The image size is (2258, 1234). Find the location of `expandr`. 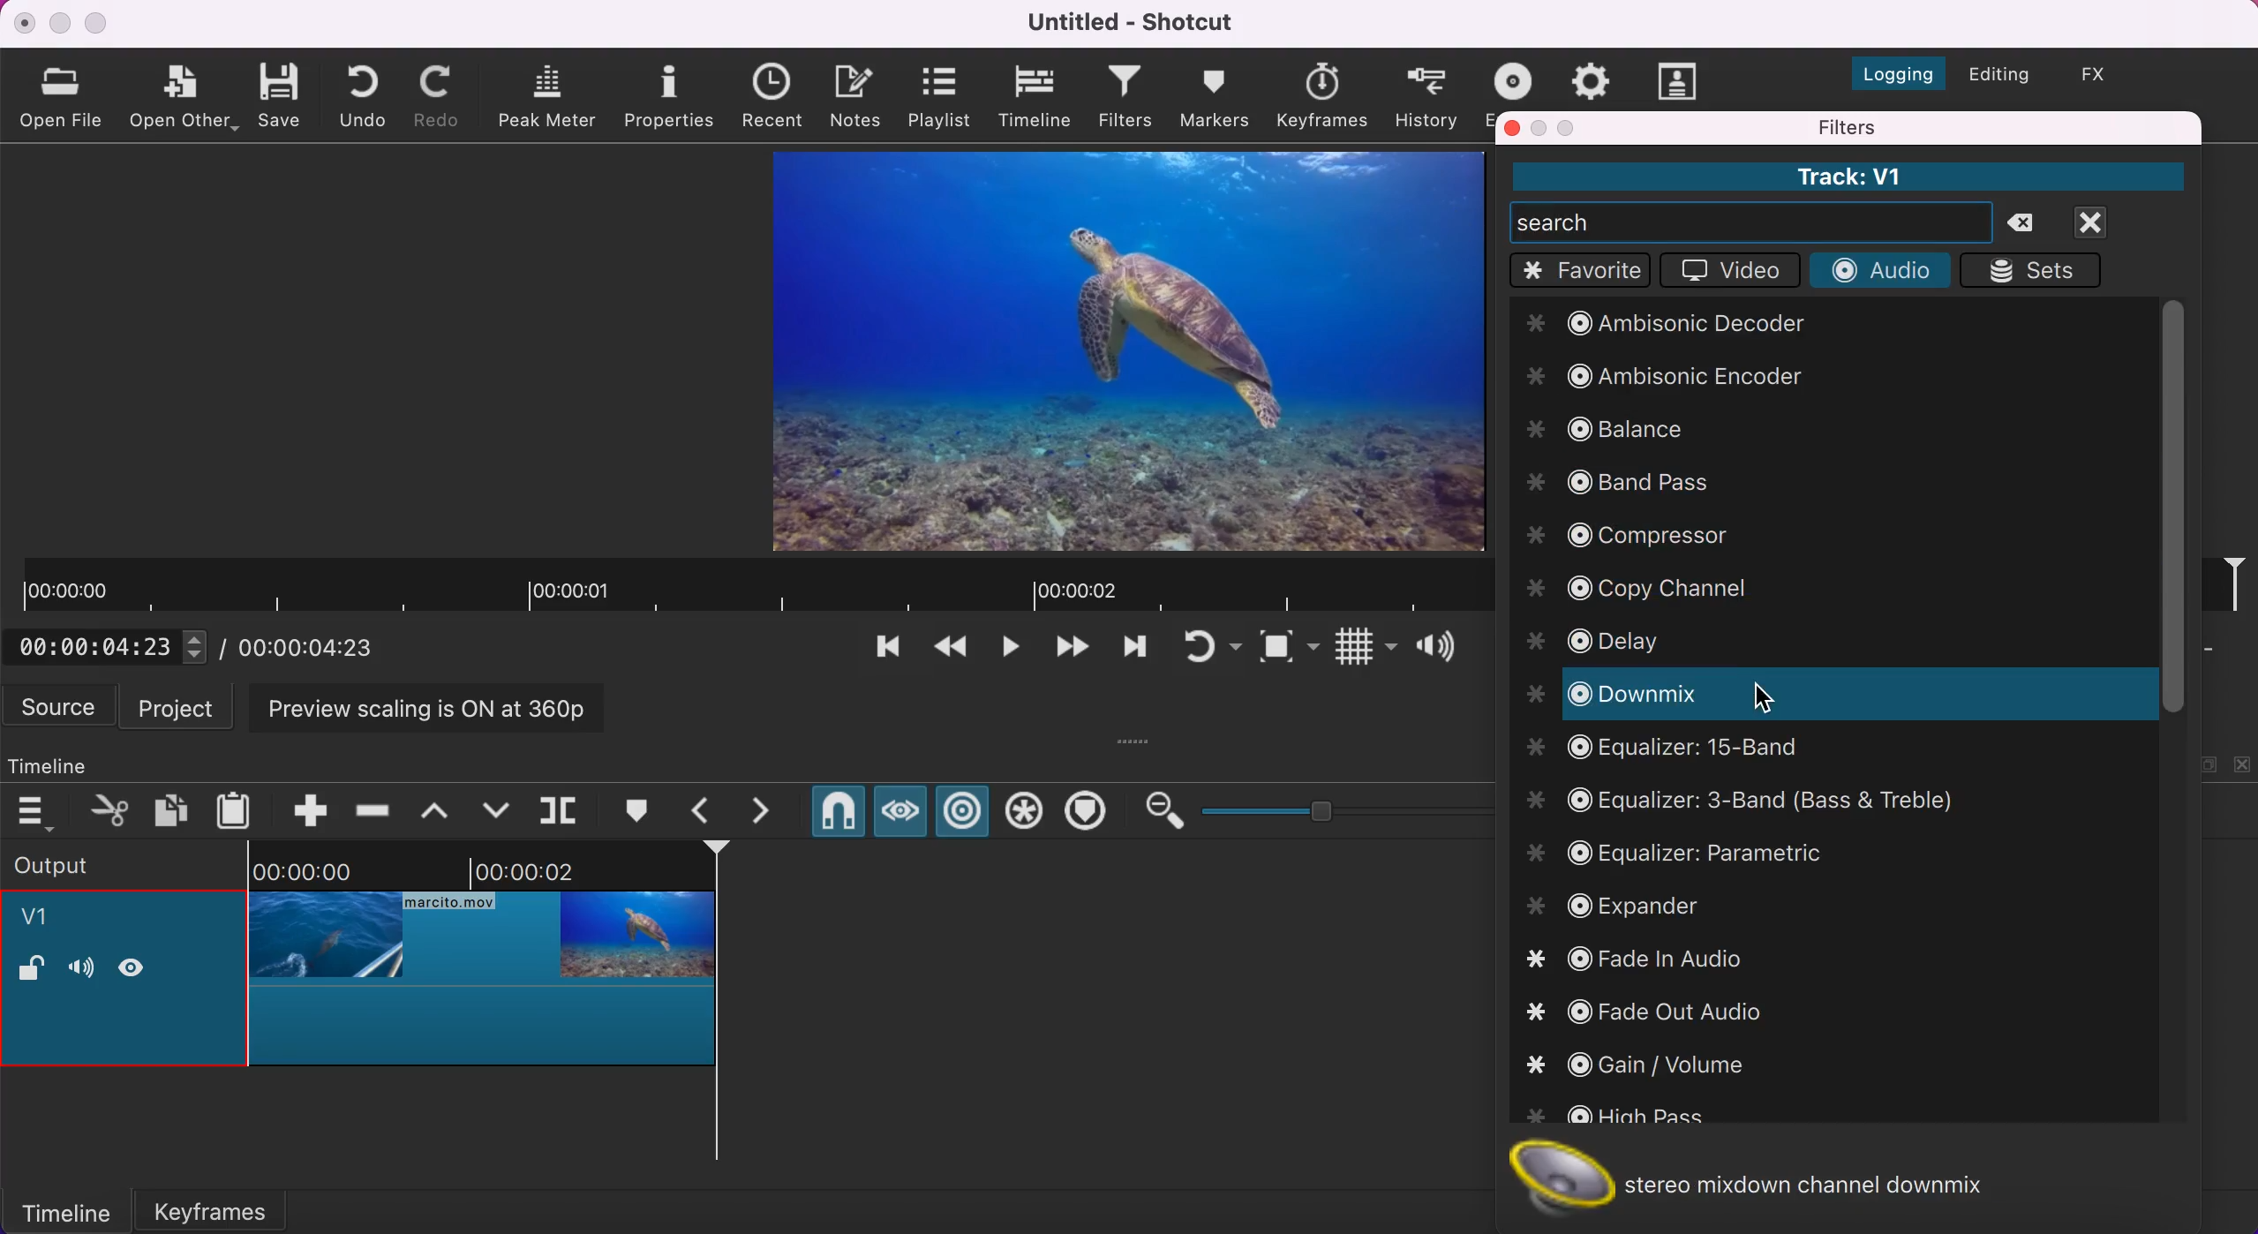

expandr is located at coordinates (1630, 907).